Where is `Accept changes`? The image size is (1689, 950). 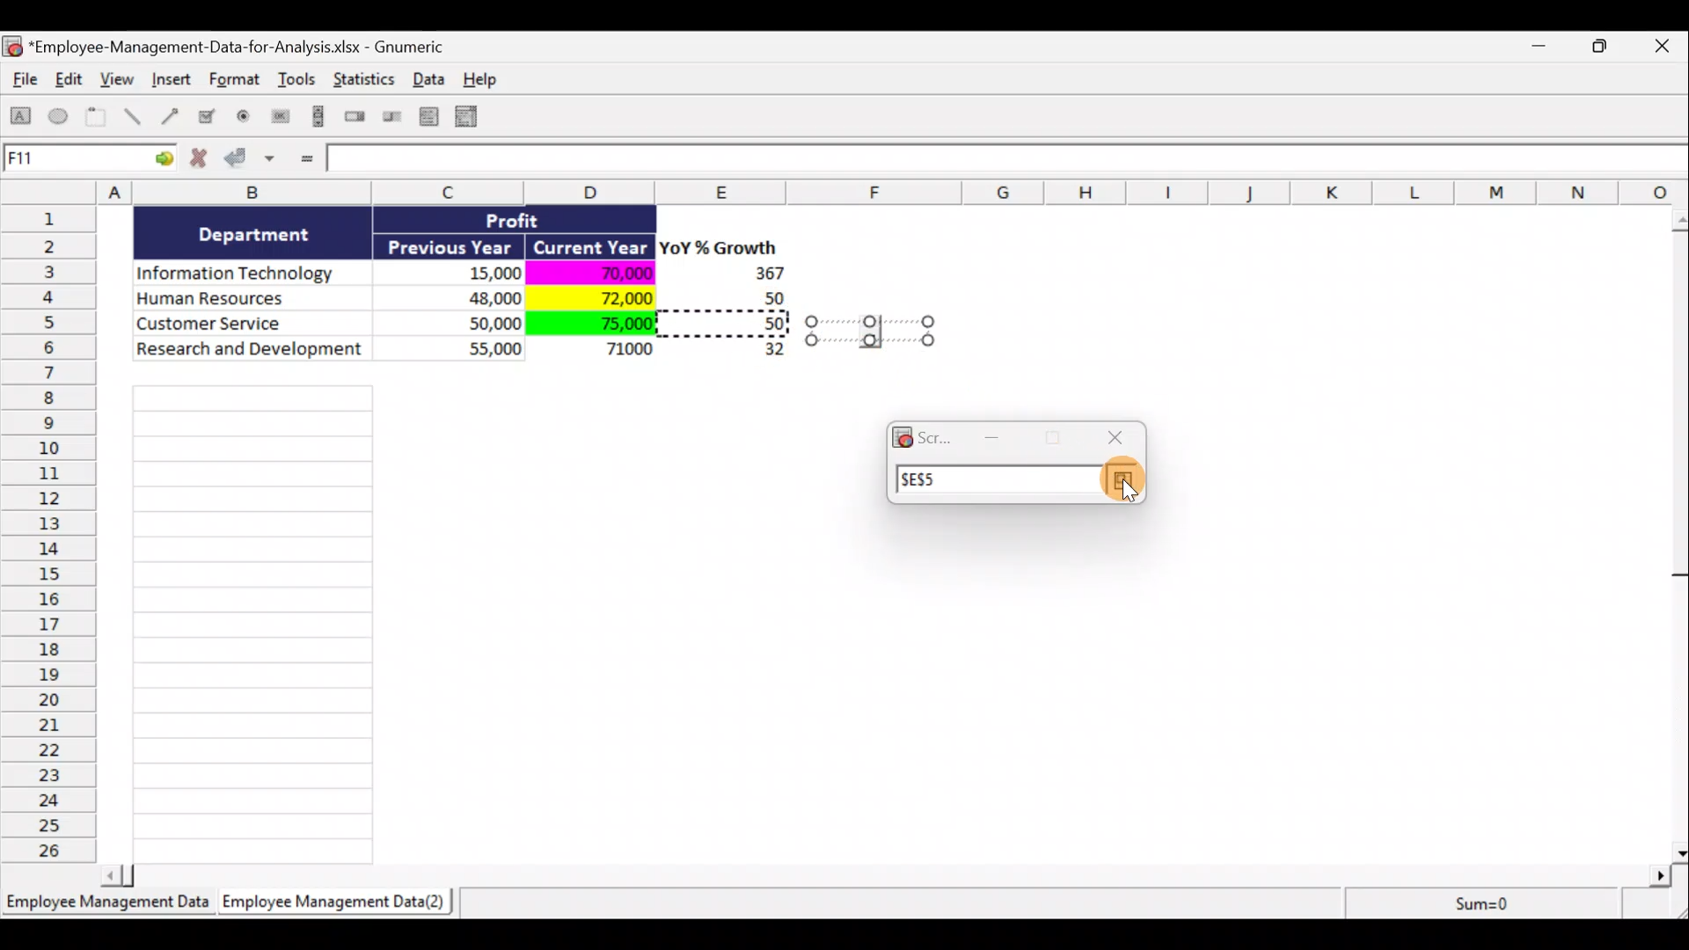 Accept changes is located at coordinates (252, 164).